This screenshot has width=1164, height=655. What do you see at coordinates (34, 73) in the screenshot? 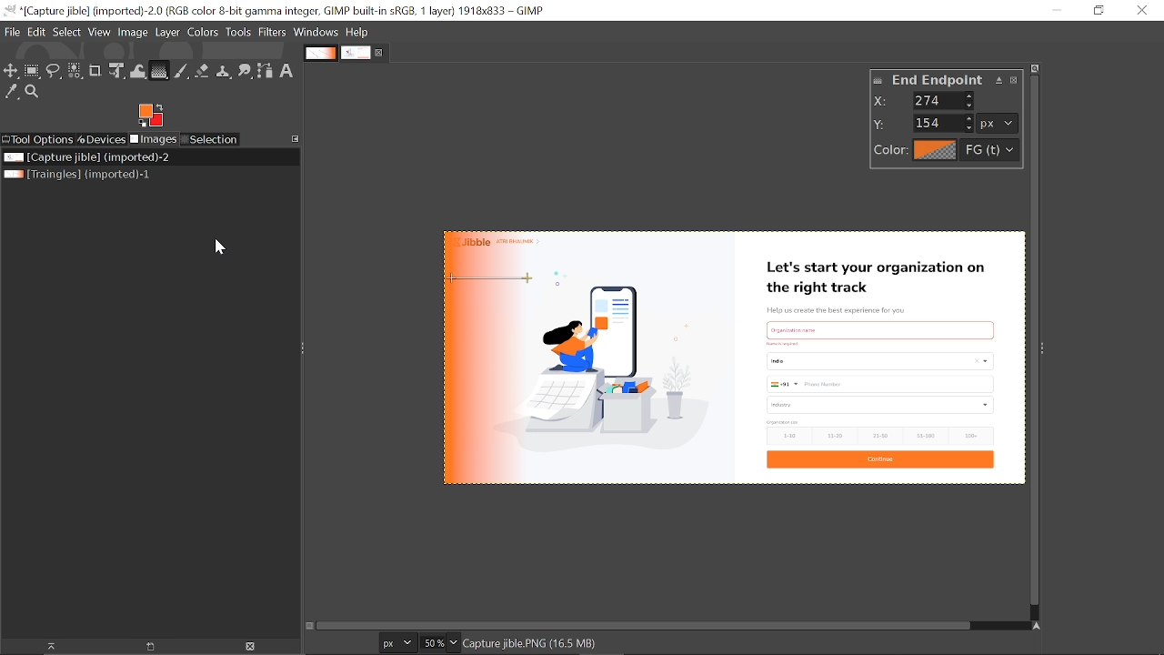
I see `Rectangular tool` at bounding box center [34, 73].